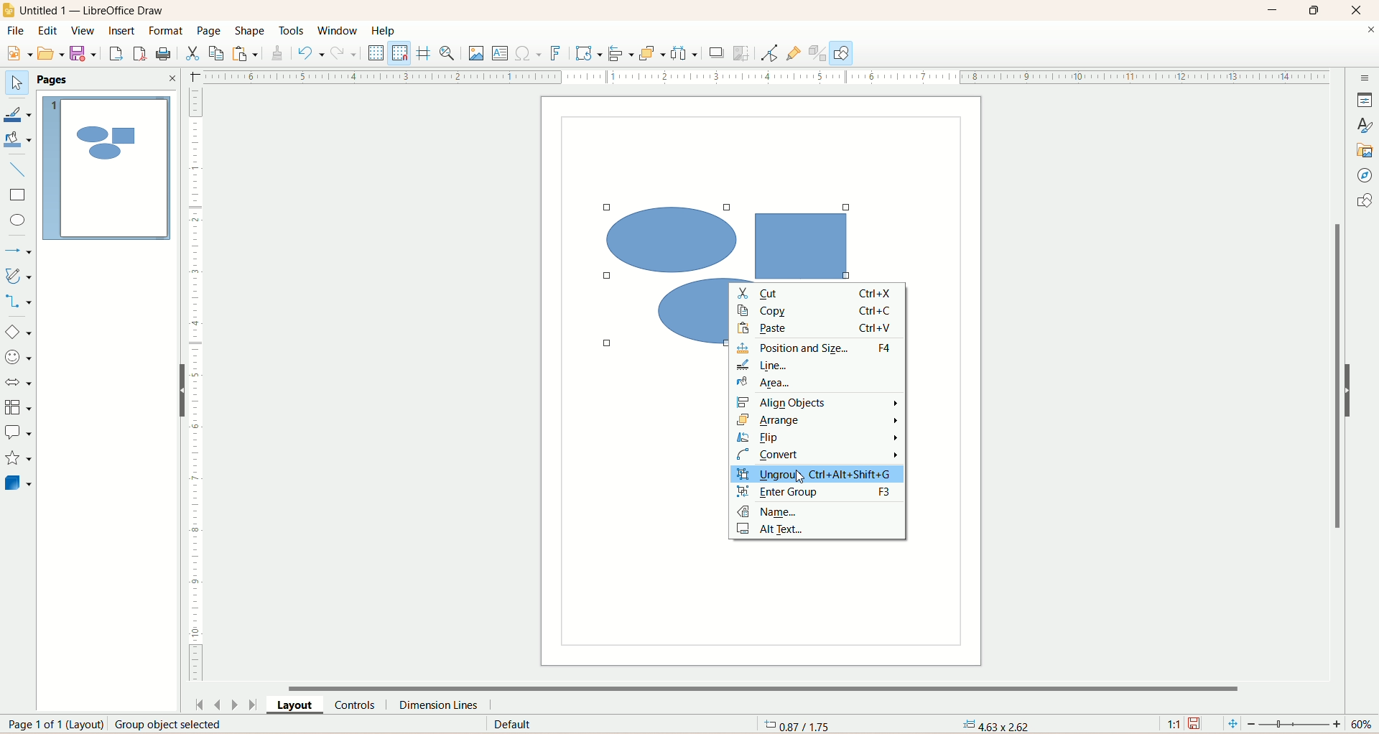  I want to click on cut, so click(817, 293).